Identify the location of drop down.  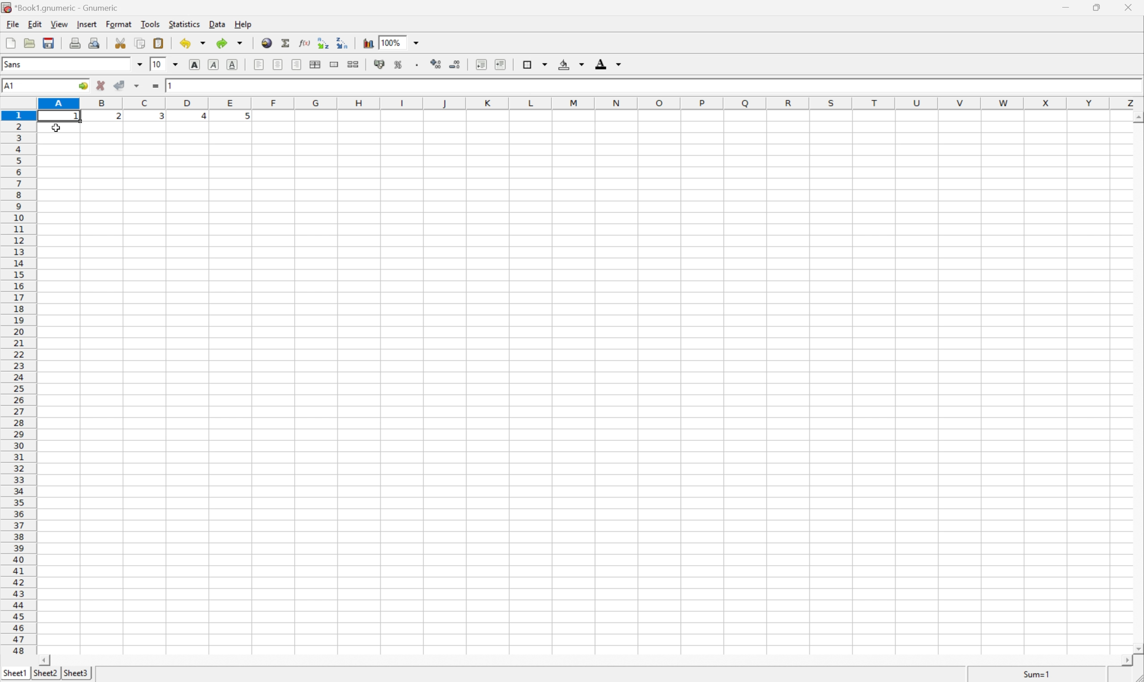
(175, 64).